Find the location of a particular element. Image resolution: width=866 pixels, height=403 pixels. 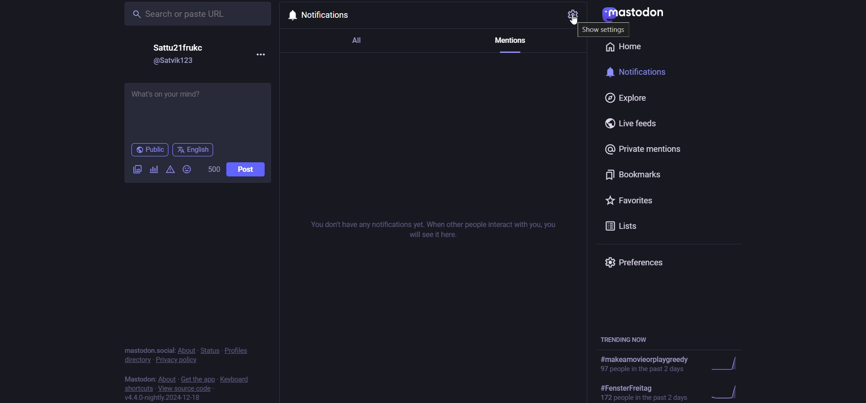

#makeamovieorplaygreedy is located at coordinates (645, 359).